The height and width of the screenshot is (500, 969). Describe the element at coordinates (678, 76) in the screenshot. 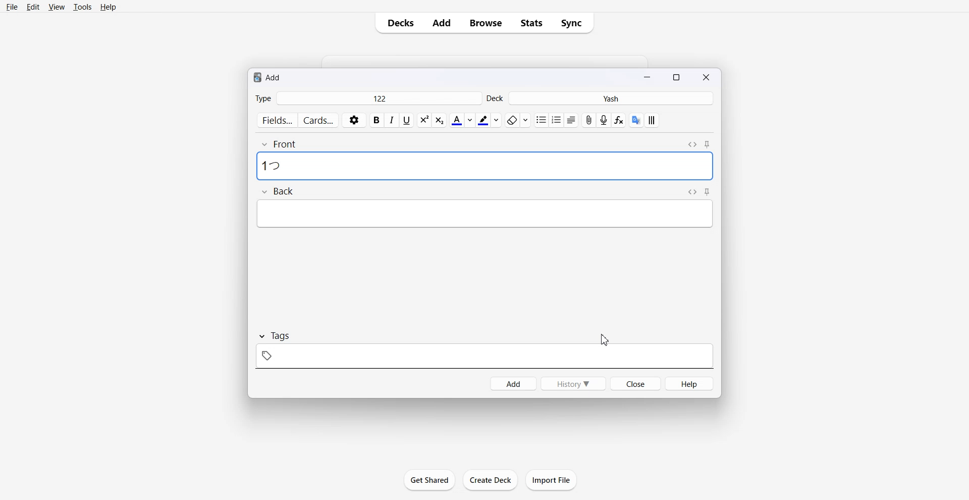

I see `Maximize` at that location.